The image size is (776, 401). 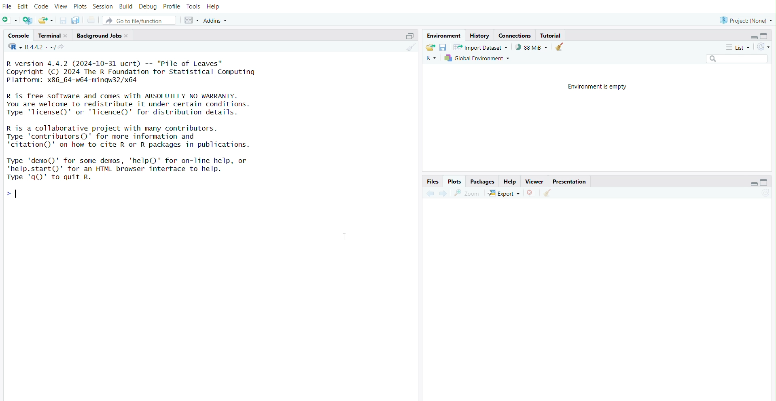 What do you see at coordinates (8, 193) in the screenshot?
I see `prompt cursor` at bounding box center [8, 193].